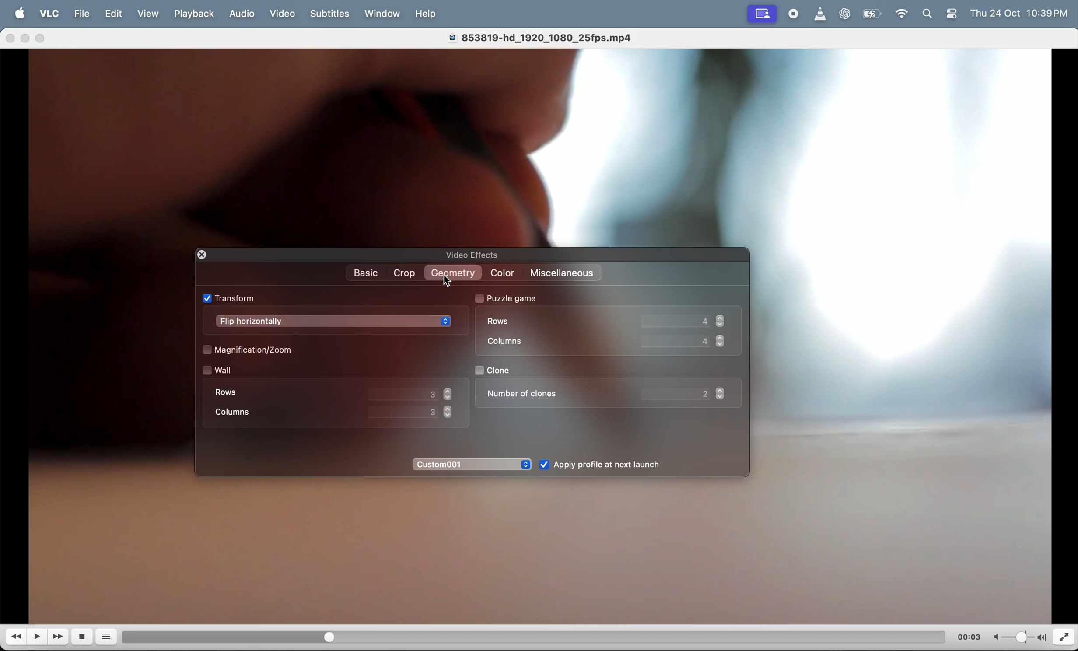 This screenshot has width=1078, height=651. I want to click on Apple menu, so click(21, 14).